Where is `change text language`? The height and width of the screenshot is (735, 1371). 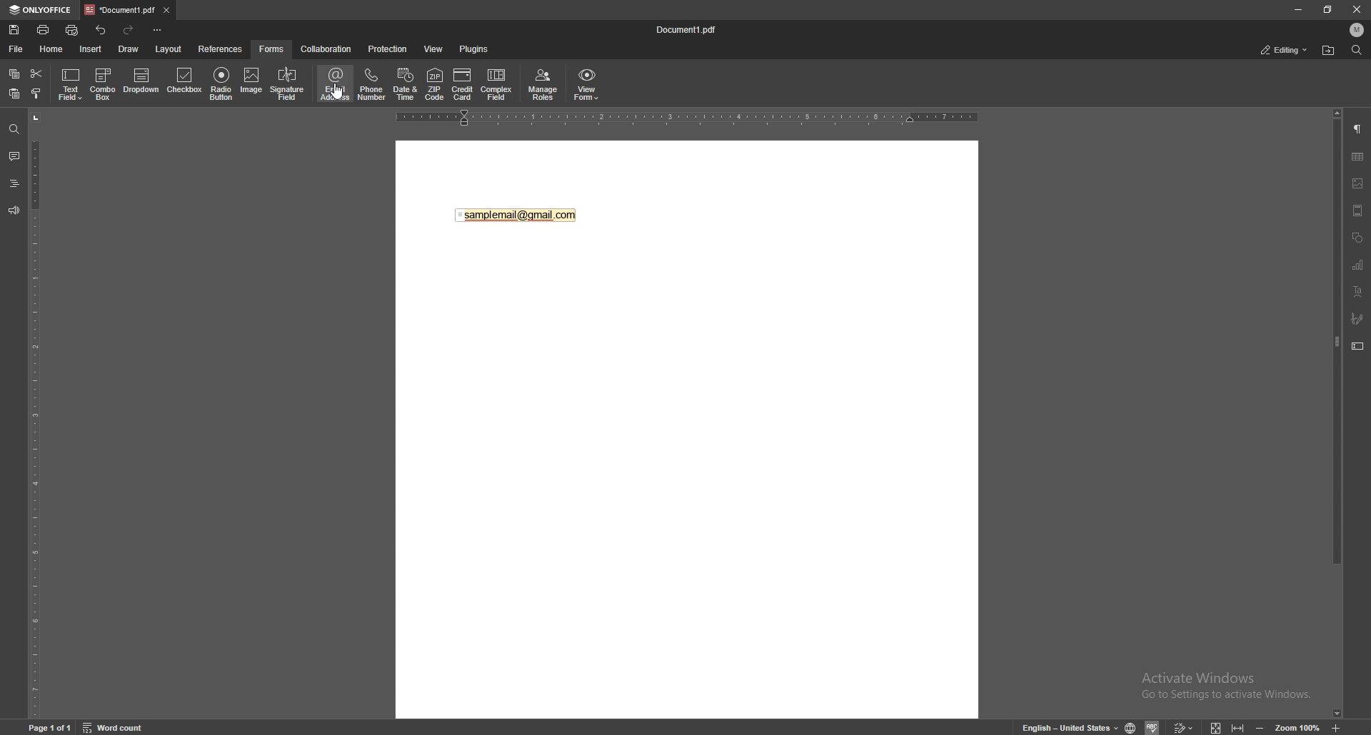
change text language is located at coordinates (1067, 726).